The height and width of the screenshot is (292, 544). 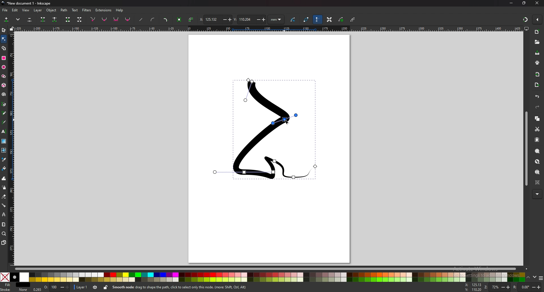 I want to click on zoom, so click(x=501, y=288).